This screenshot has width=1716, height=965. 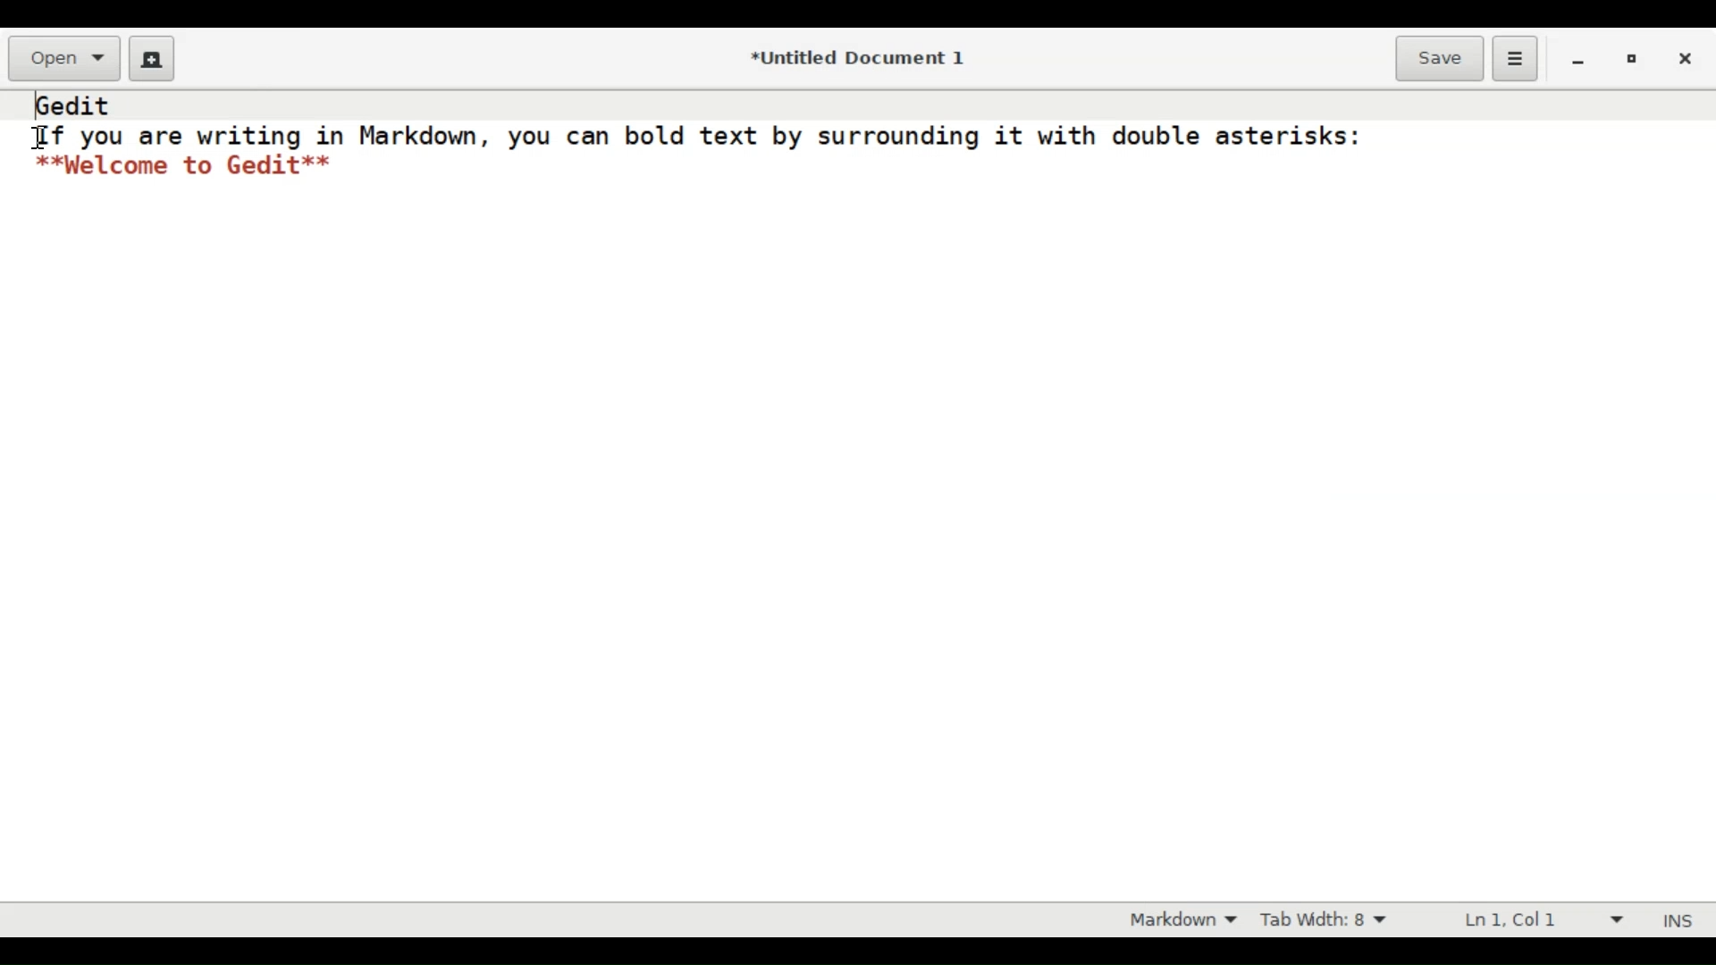 I want to click on **Welcome to Gedit**, so click(x=186, y=166).